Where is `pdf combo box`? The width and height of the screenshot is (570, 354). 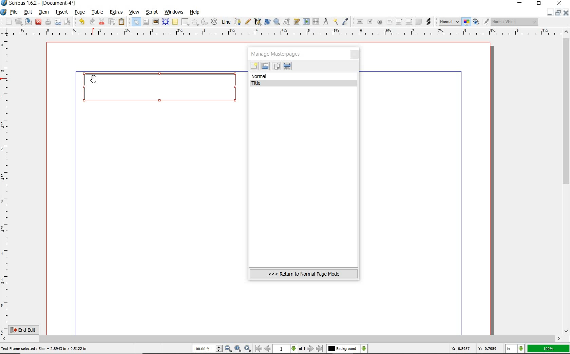 pdf combo box is located at coordinates (399, 21).